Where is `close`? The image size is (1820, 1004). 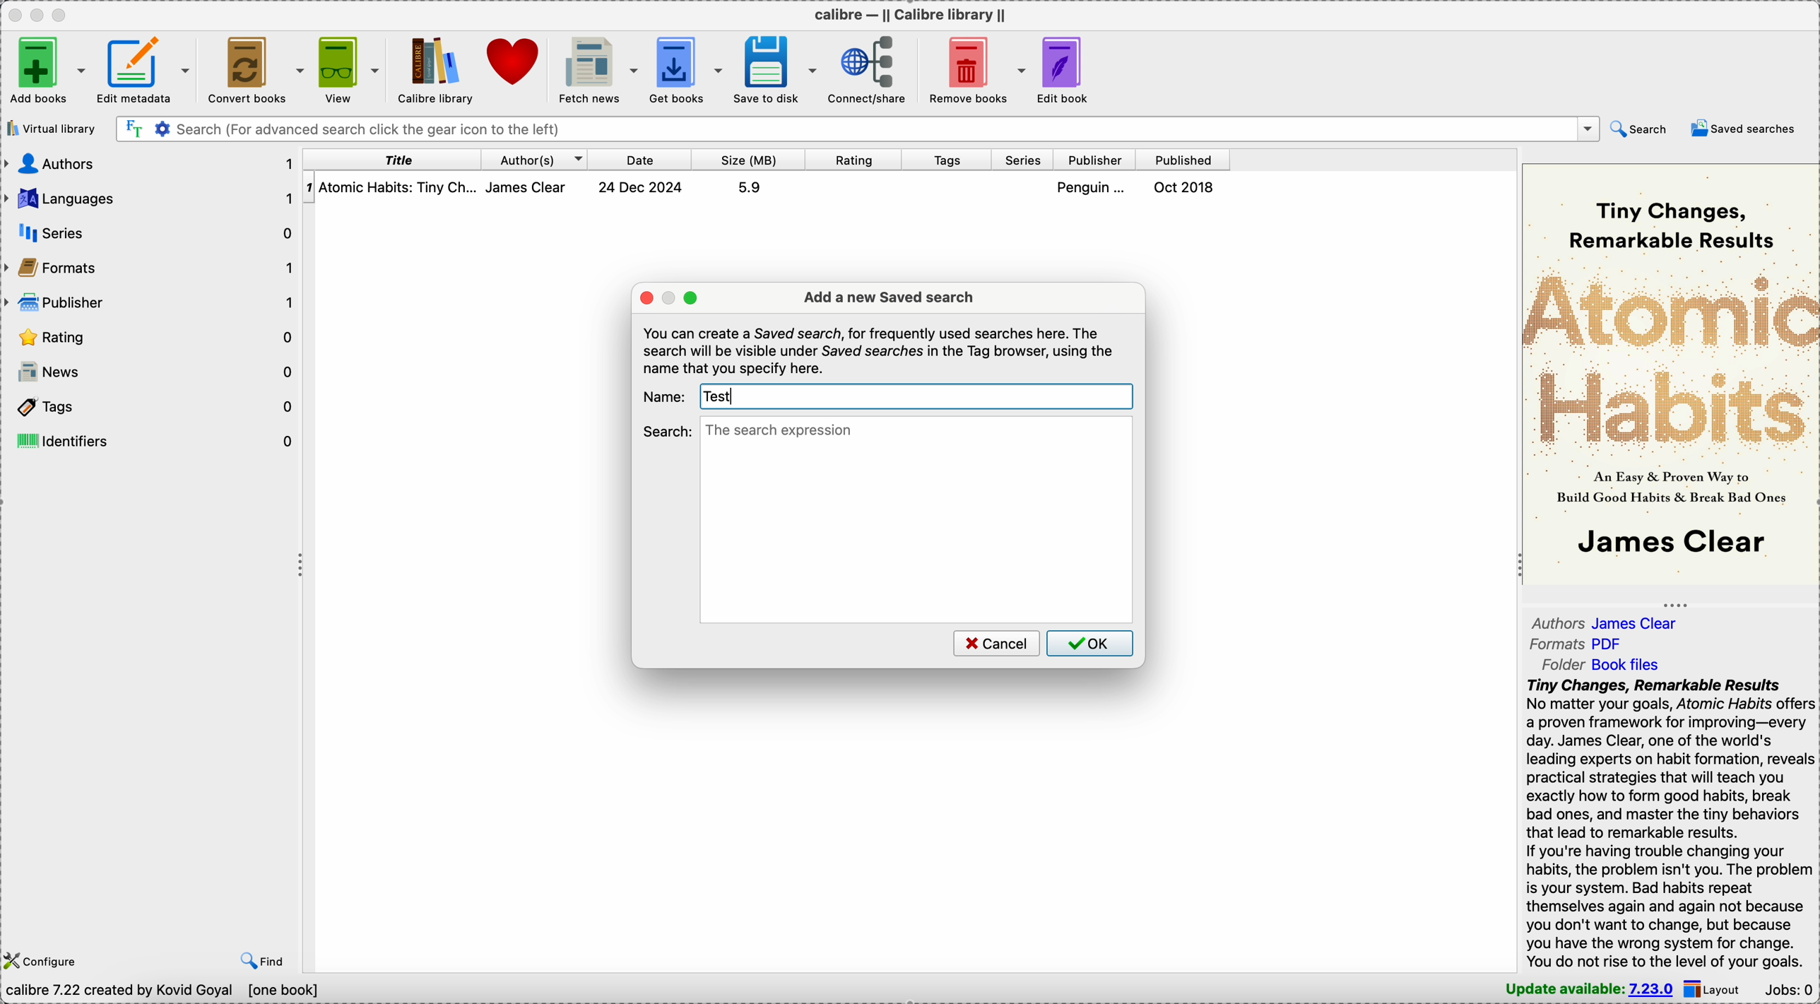
close is located at coordinates (13, 14).